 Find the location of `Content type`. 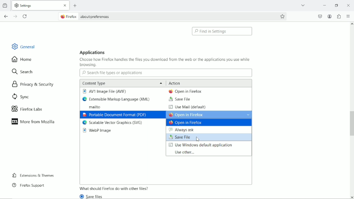

Content type is located at coordinates (121, 83).